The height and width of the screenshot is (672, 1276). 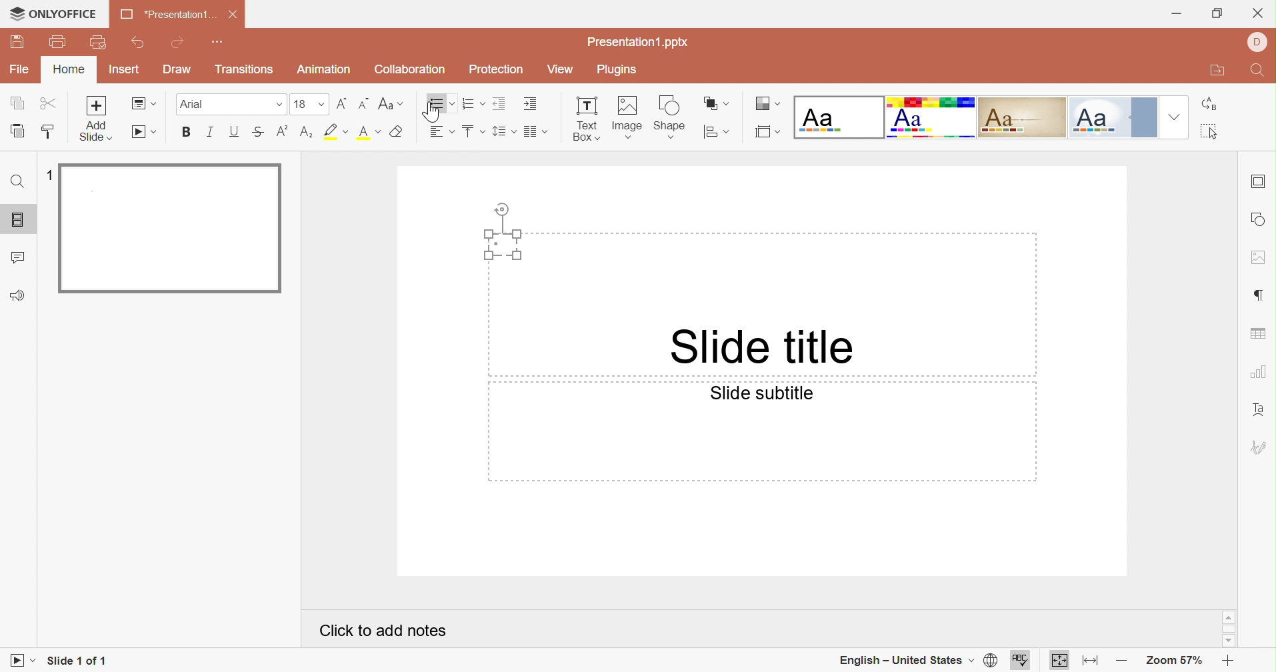 I want to click on Slide 1 of 1, so click(x=79, y=659).